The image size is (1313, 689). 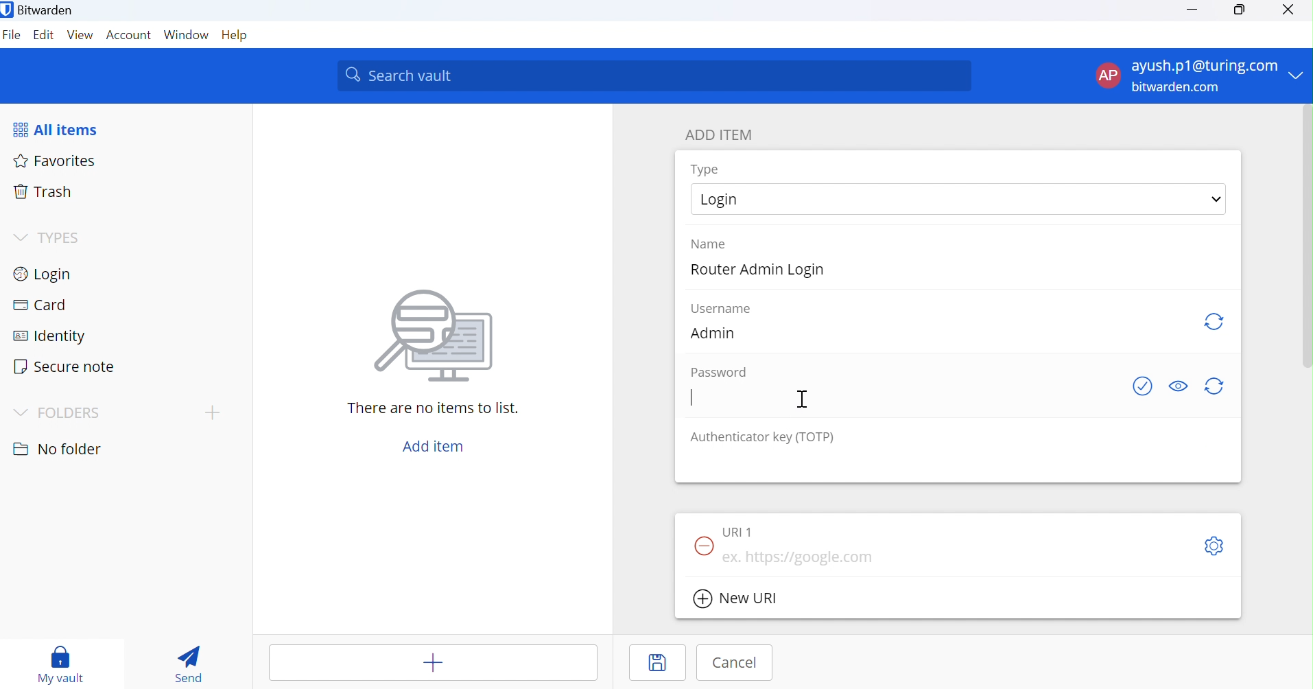 What do you see at coordinates (44, 194) in the screenshot?
I see `Trash` at bounding box center [44, 194].